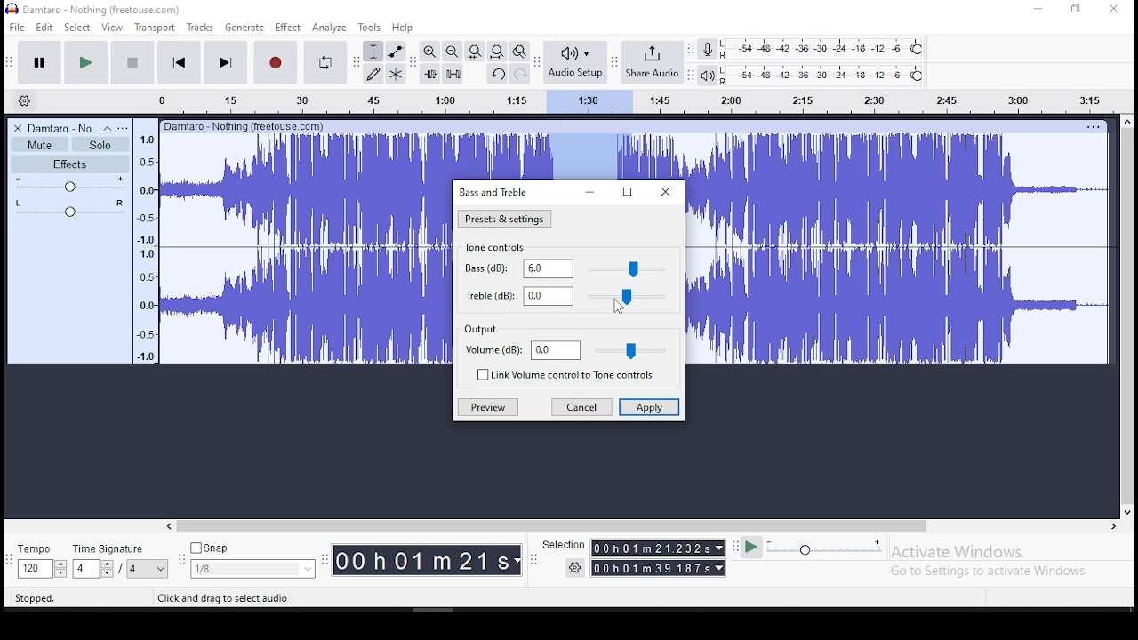  Describe the element at coordinates (574, 60) in the screenshot. I see `audio setup` at that location.